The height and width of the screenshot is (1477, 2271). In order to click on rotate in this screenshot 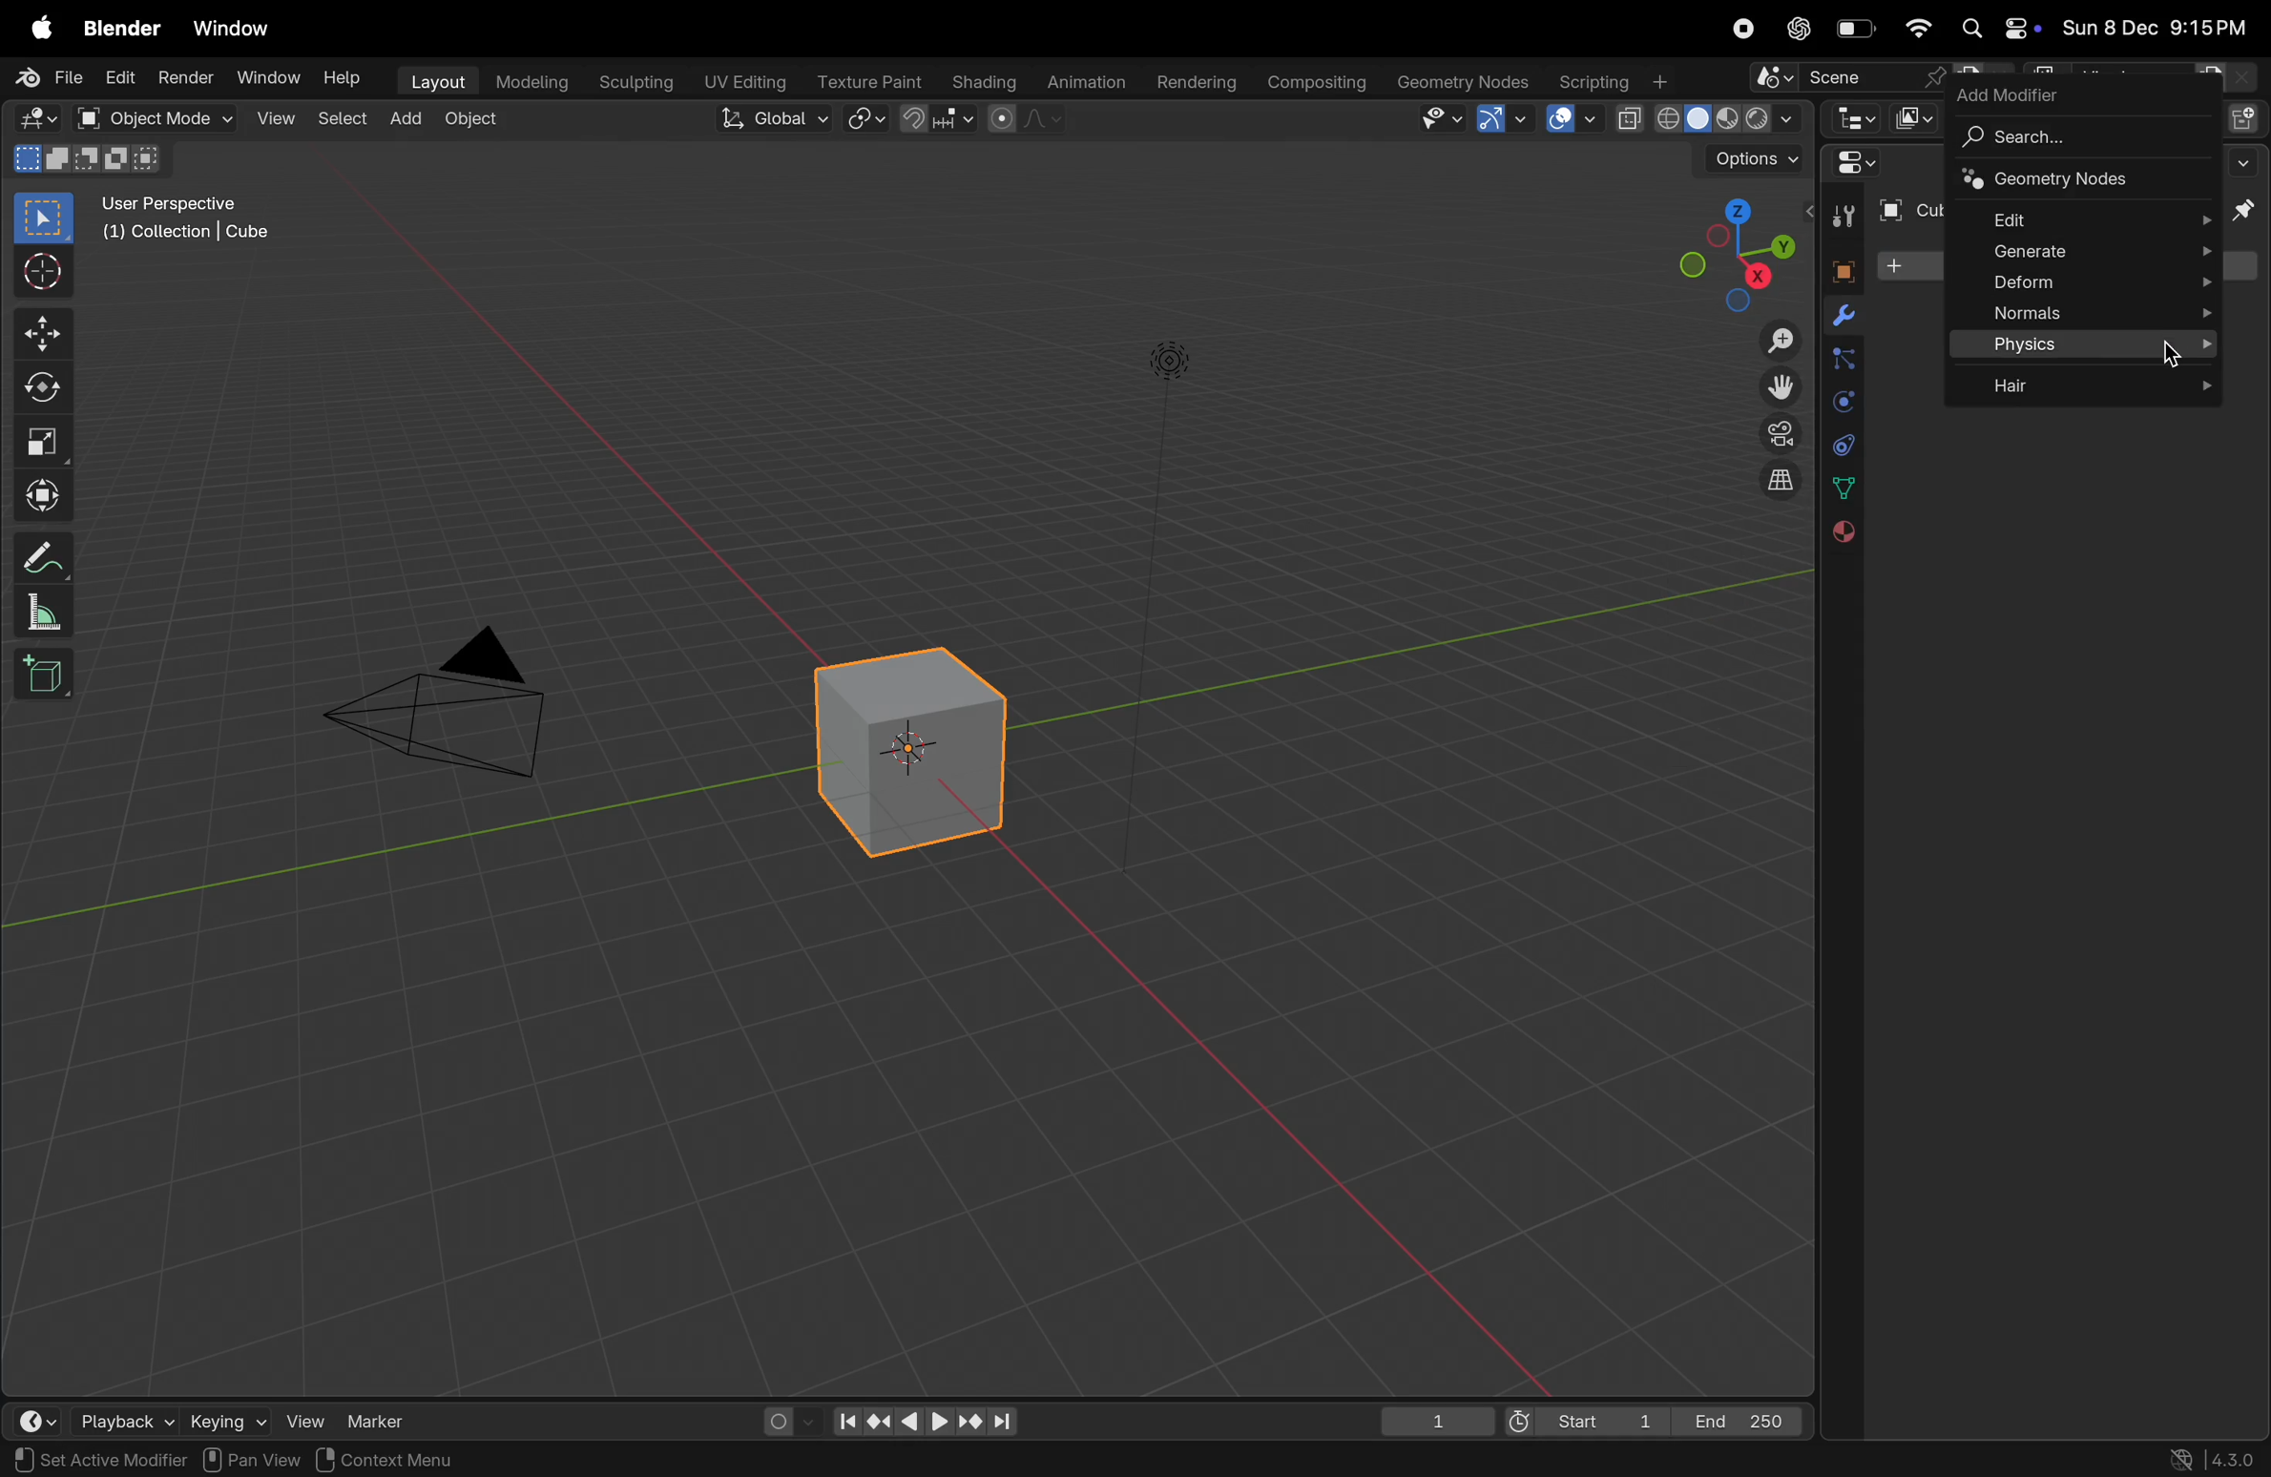, I will do `click(43, 390)`.